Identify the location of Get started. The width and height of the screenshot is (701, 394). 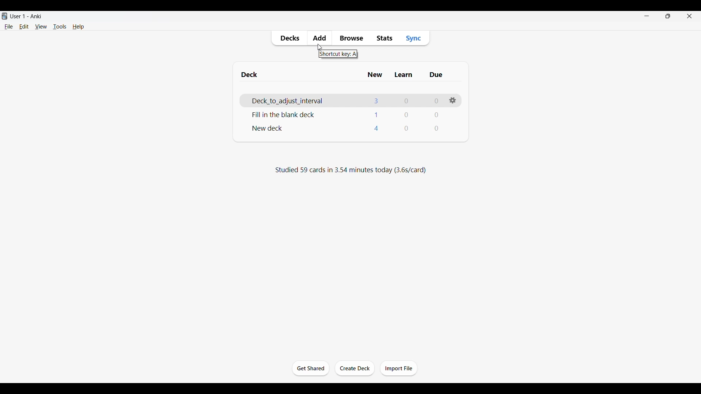
(311, 368).